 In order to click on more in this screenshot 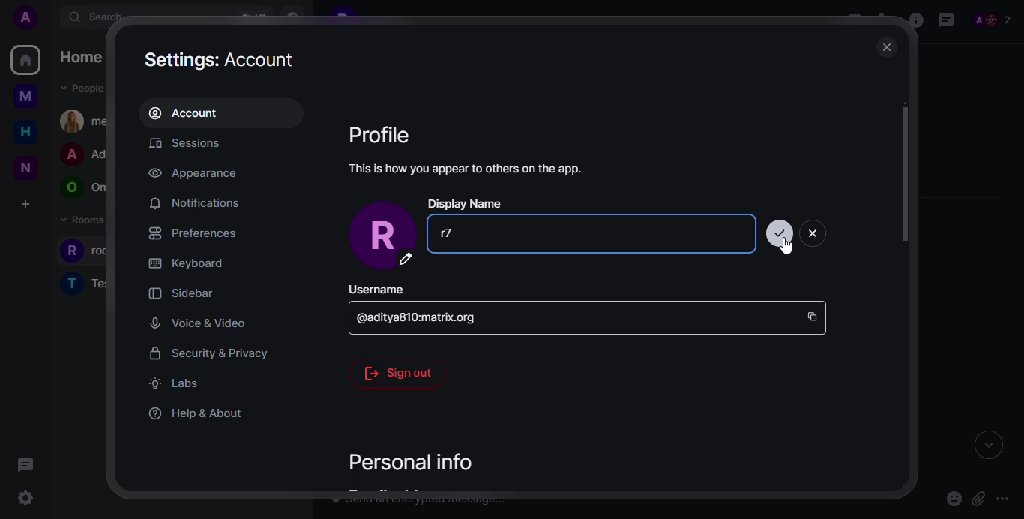, I will do `click(1005, 497)`.